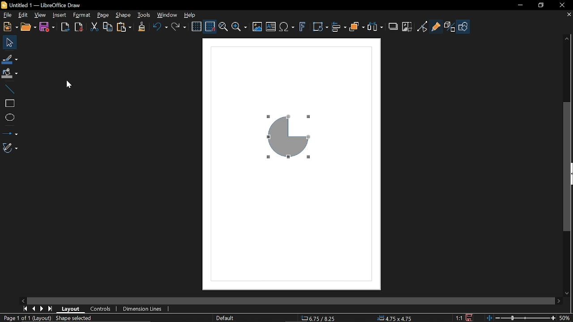  Describe the element at coordinates (77, 318) in the screenshot. I see `Shape selected` at that location.